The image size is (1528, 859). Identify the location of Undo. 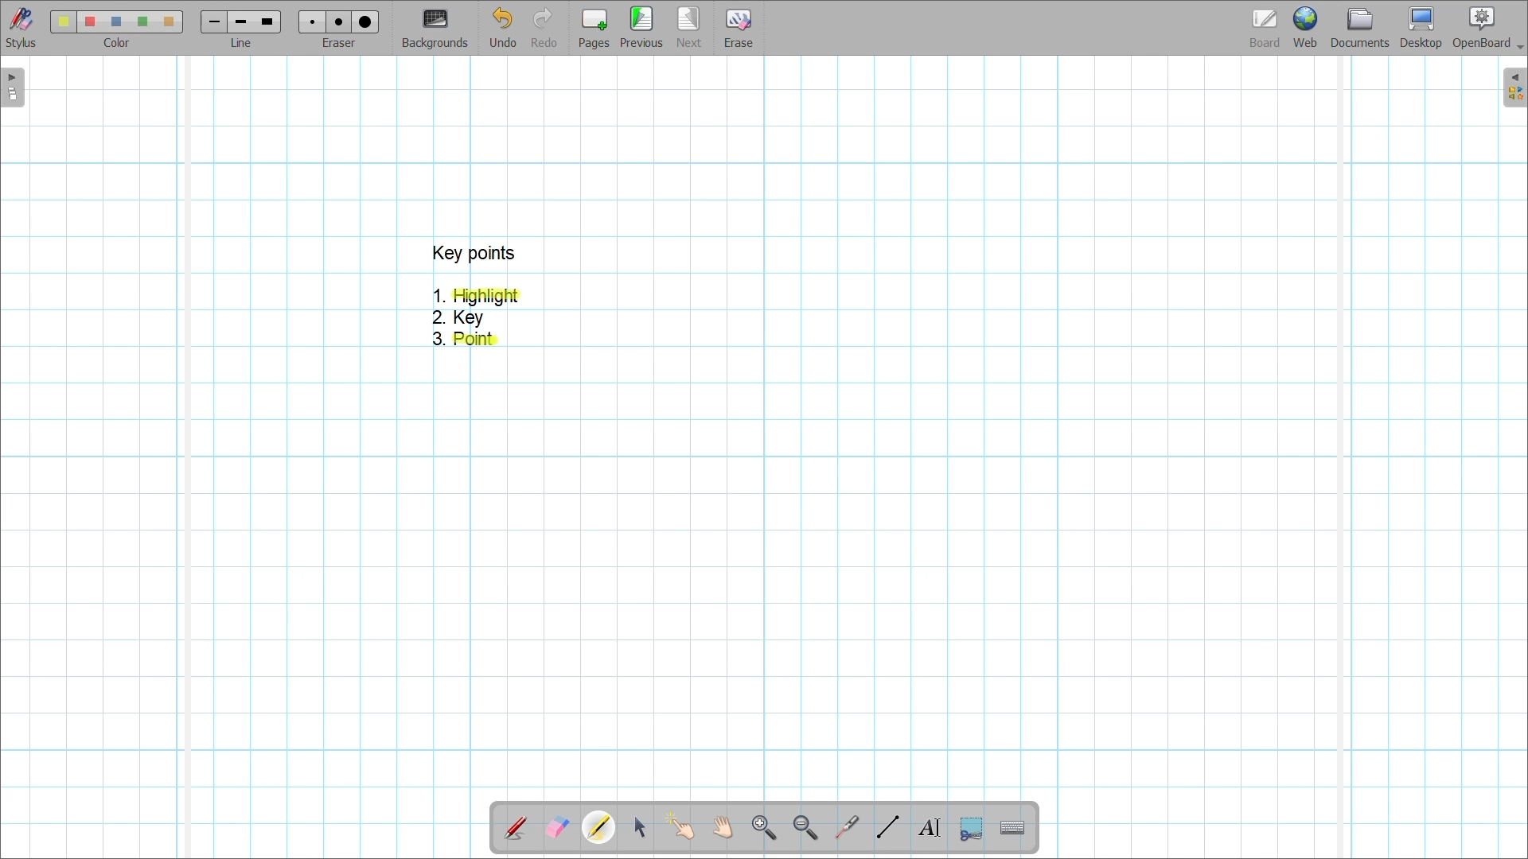
(504, 27).